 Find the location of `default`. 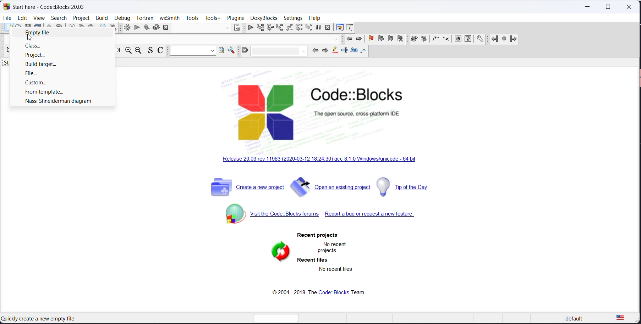

default is located at coordinates (574, 318).